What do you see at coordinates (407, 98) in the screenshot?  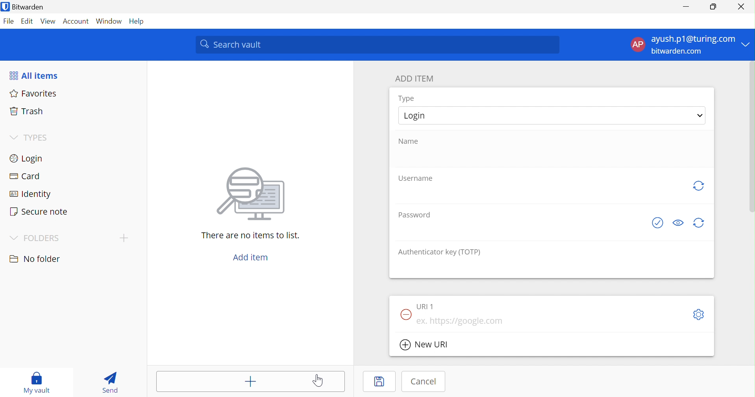 I see `Type` at bounding box center [407, 98].